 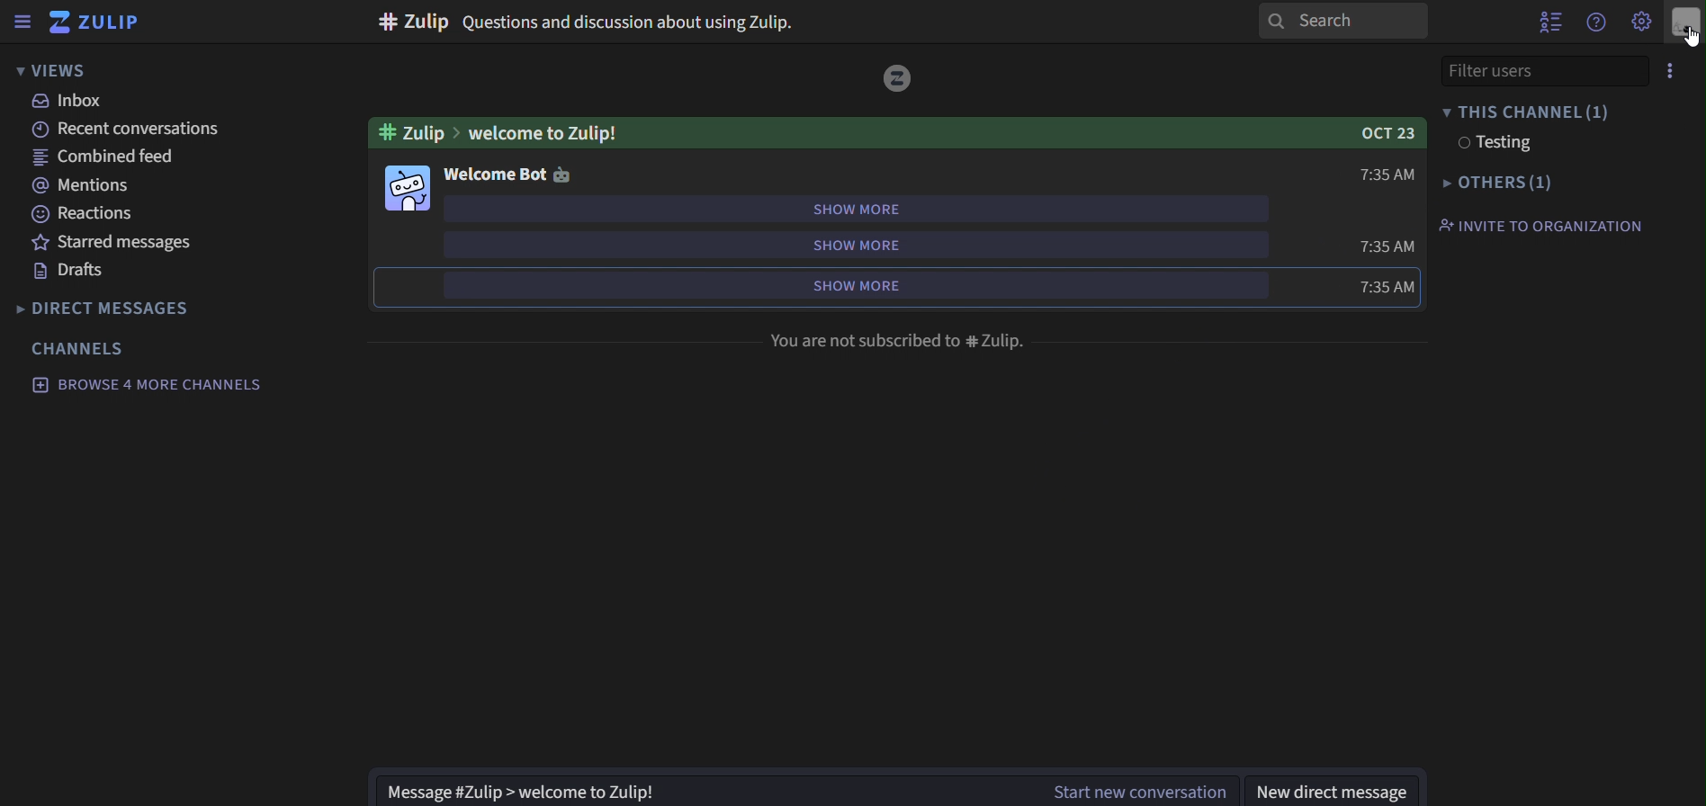 I want to click on inbox, so click(x=71, y=101).